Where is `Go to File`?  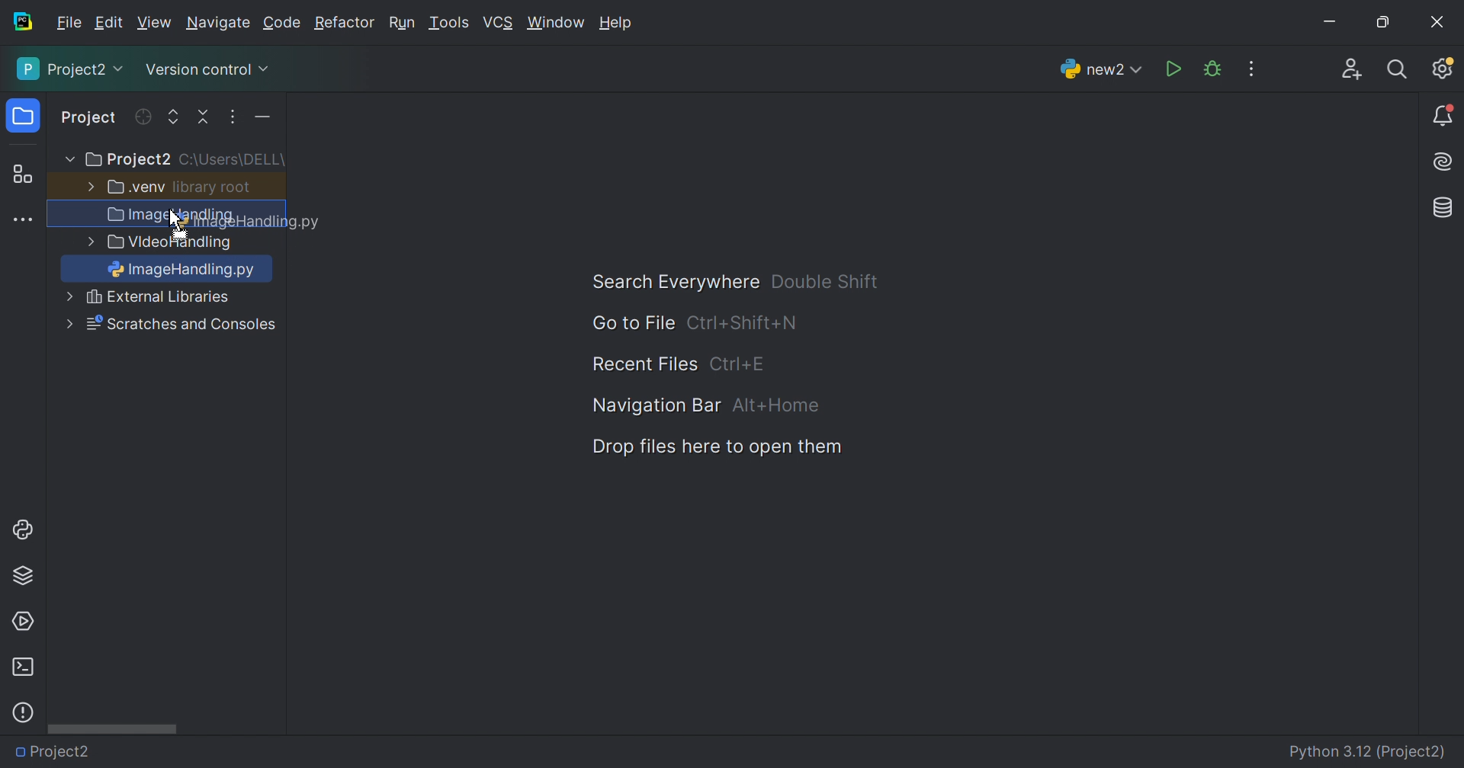 Go to File is located at coordinates (632, 323).